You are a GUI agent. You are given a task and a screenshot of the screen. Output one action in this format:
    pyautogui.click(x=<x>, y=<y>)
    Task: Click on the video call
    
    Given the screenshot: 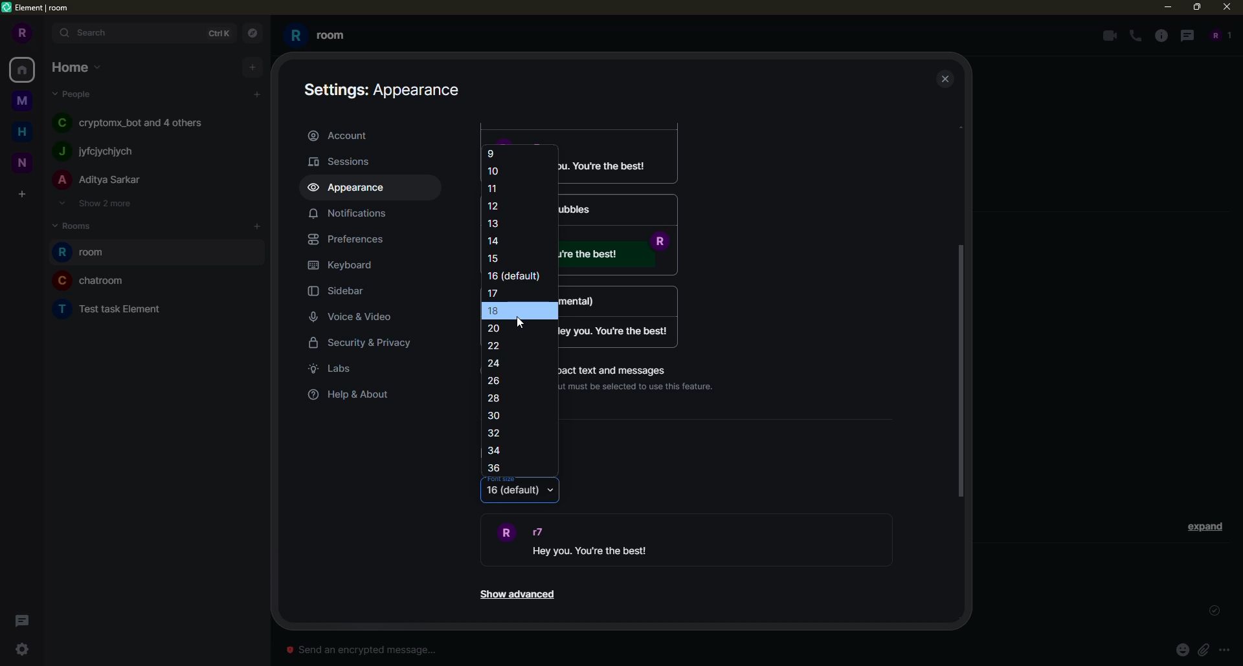 What is the action you would take?
    pyautogui.click(x=1107, y=36)
    